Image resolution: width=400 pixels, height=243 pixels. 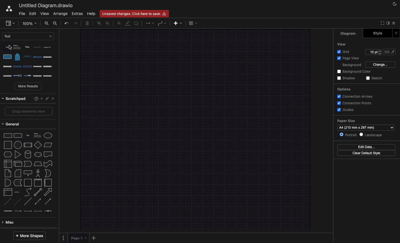 I want to click on Landscape, so click(x=371, y=135).